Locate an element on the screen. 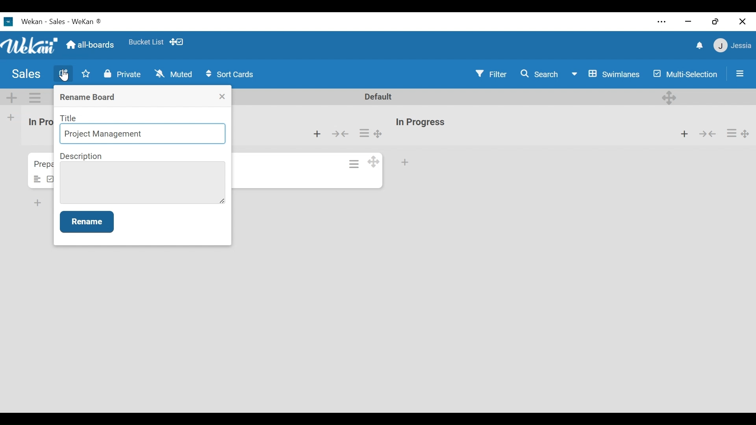 Image resolution: width=756 pixels, height=425 pixels. Board view is located at coordinates (608, 75).